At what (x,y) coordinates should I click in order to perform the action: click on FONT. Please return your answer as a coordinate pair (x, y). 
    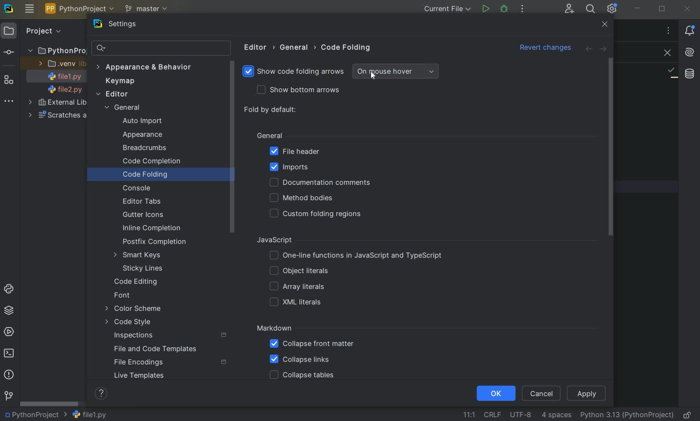
    Looking at the image, I should click on (126, 296).